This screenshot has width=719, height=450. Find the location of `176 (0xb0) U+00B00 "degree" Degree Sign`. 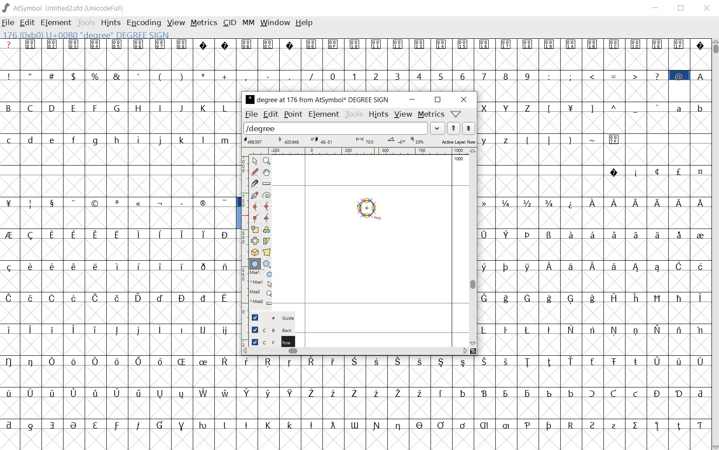

176 (0xb0) U+00B00 "degree" Degree Sign is located at coordinates (88, 35).